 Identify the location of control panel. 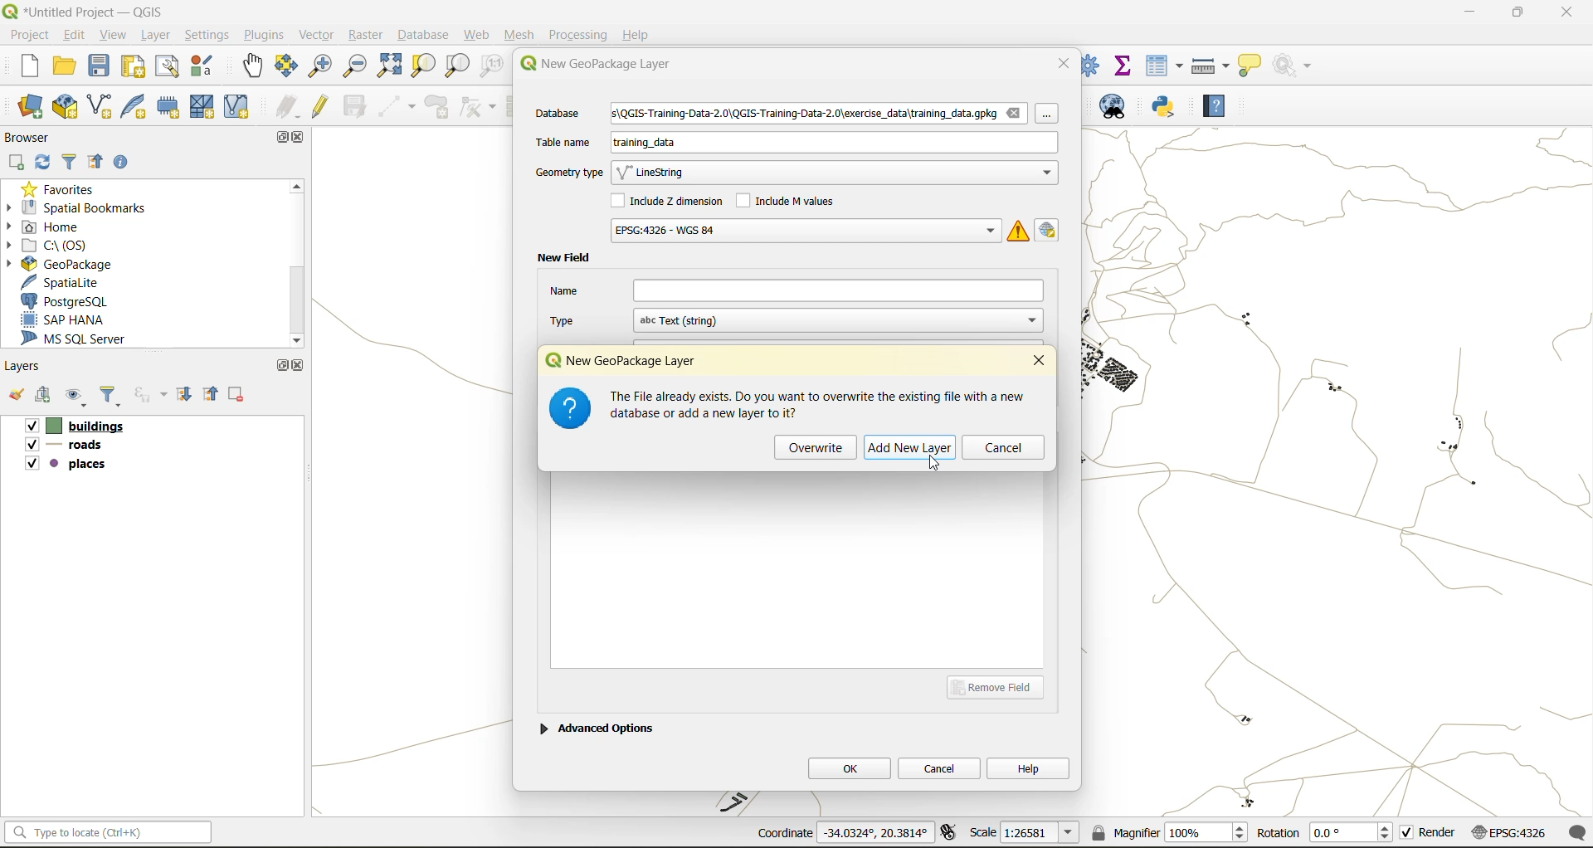
(1091, 64).